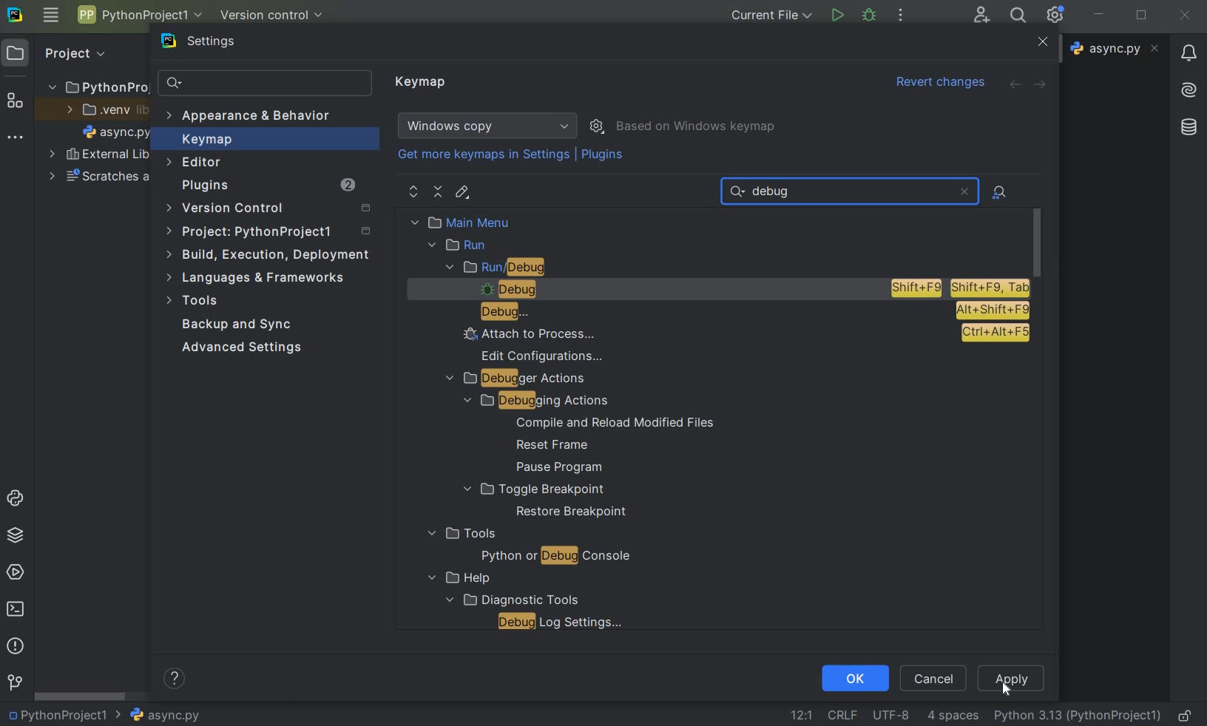 This screenshot has width=1207, height=726. I want to click on editor, so click(195, 162).